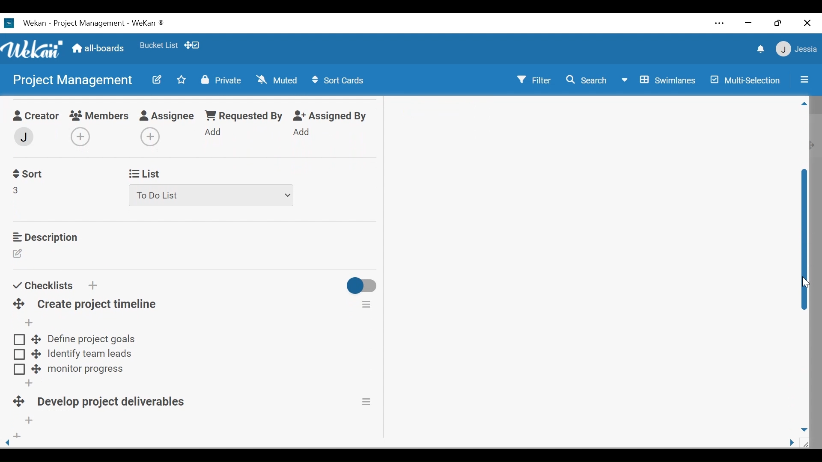  Describe the element at coordinates (331, 116) in the screenshot. I see `Assigned By` at that location.